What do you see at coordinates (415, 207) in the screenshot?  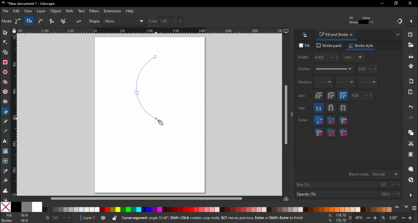 I see `color palettes` at bounding box center [415, 207].